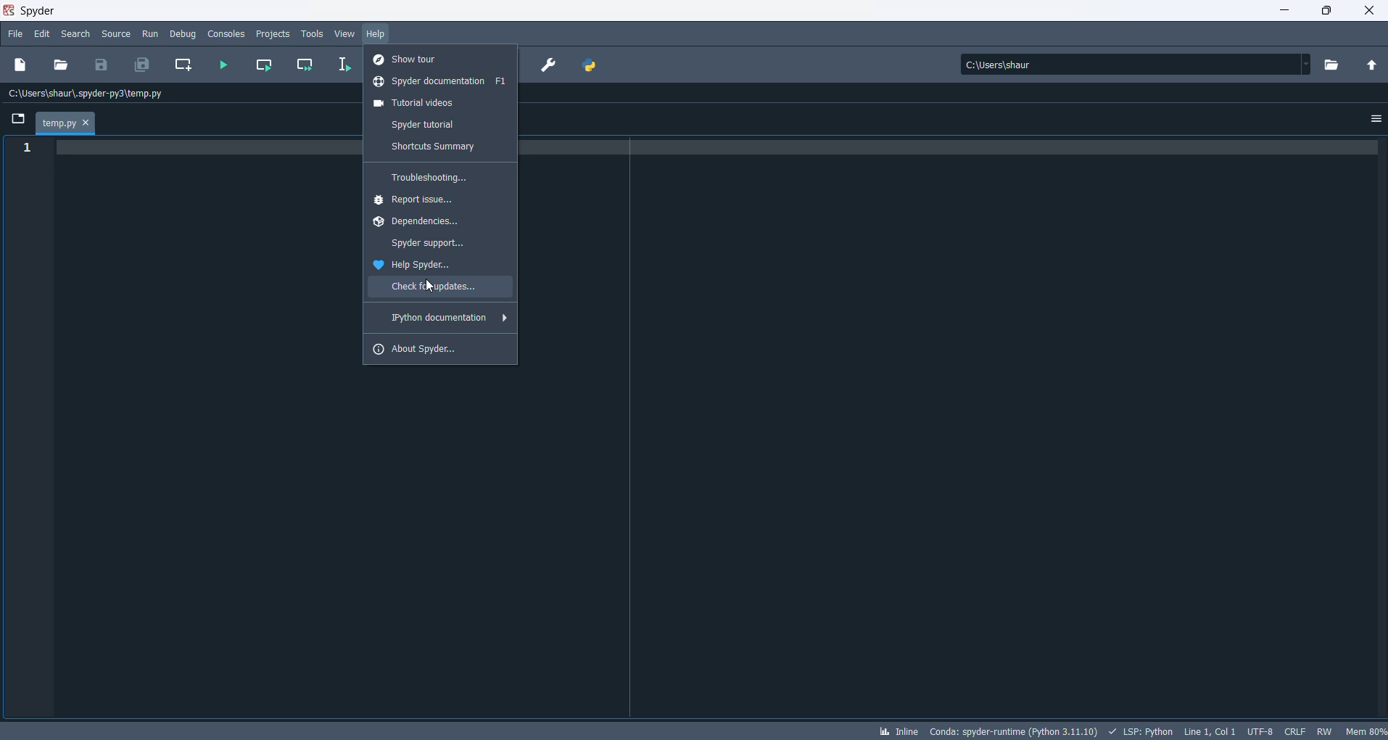 The image size is (1388, 740). Describe the element at coordinates (443, 57) in the screenshot. I see `Show tour` at that location.